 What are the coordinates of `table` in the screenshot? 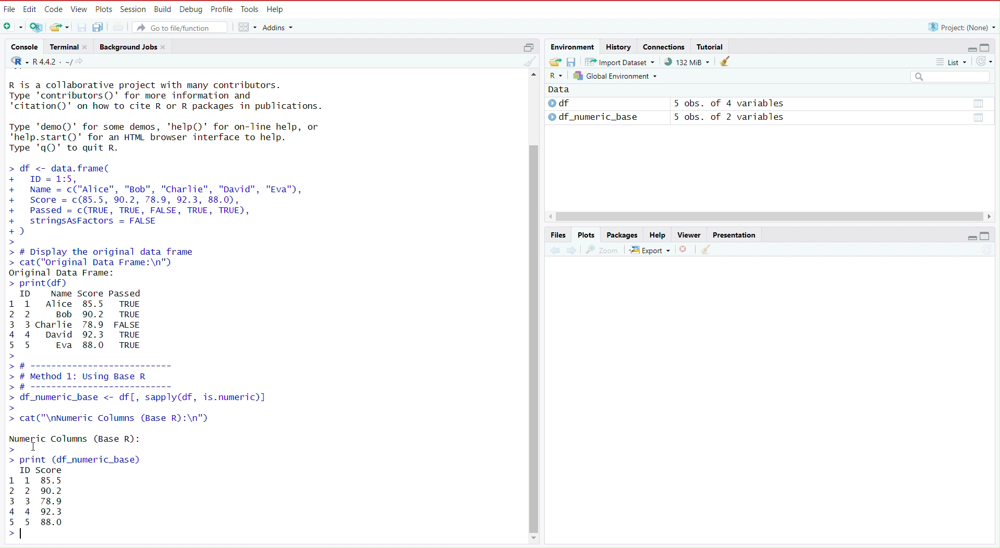 It's located at (980, 103).